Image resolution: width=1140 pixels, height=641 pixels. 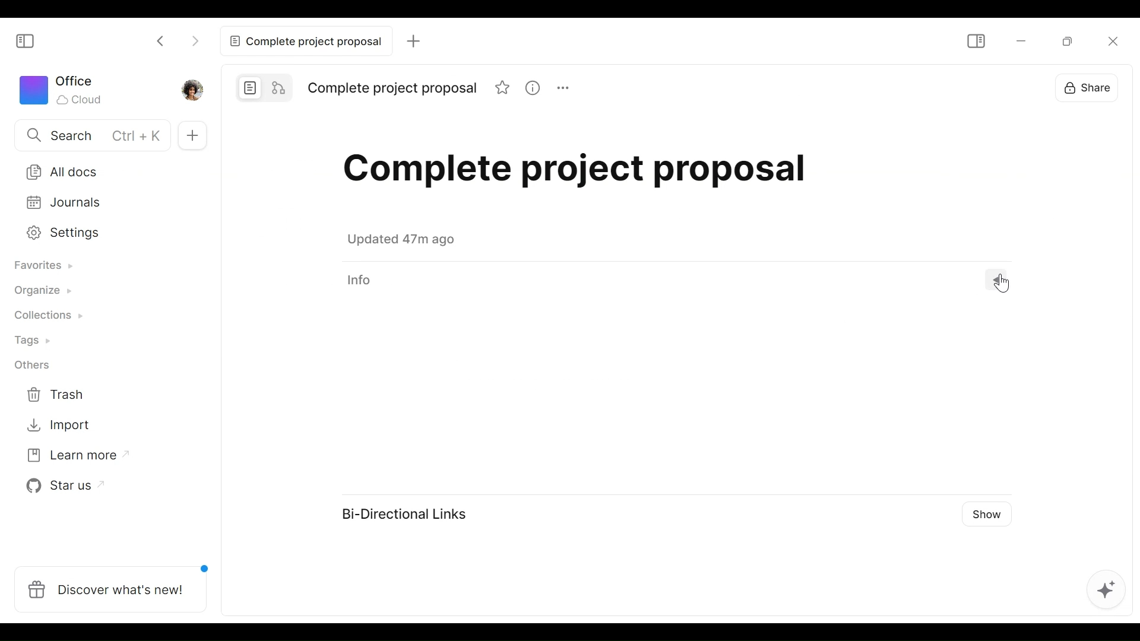 I want to click on Journal, so click(x=100, y=204).